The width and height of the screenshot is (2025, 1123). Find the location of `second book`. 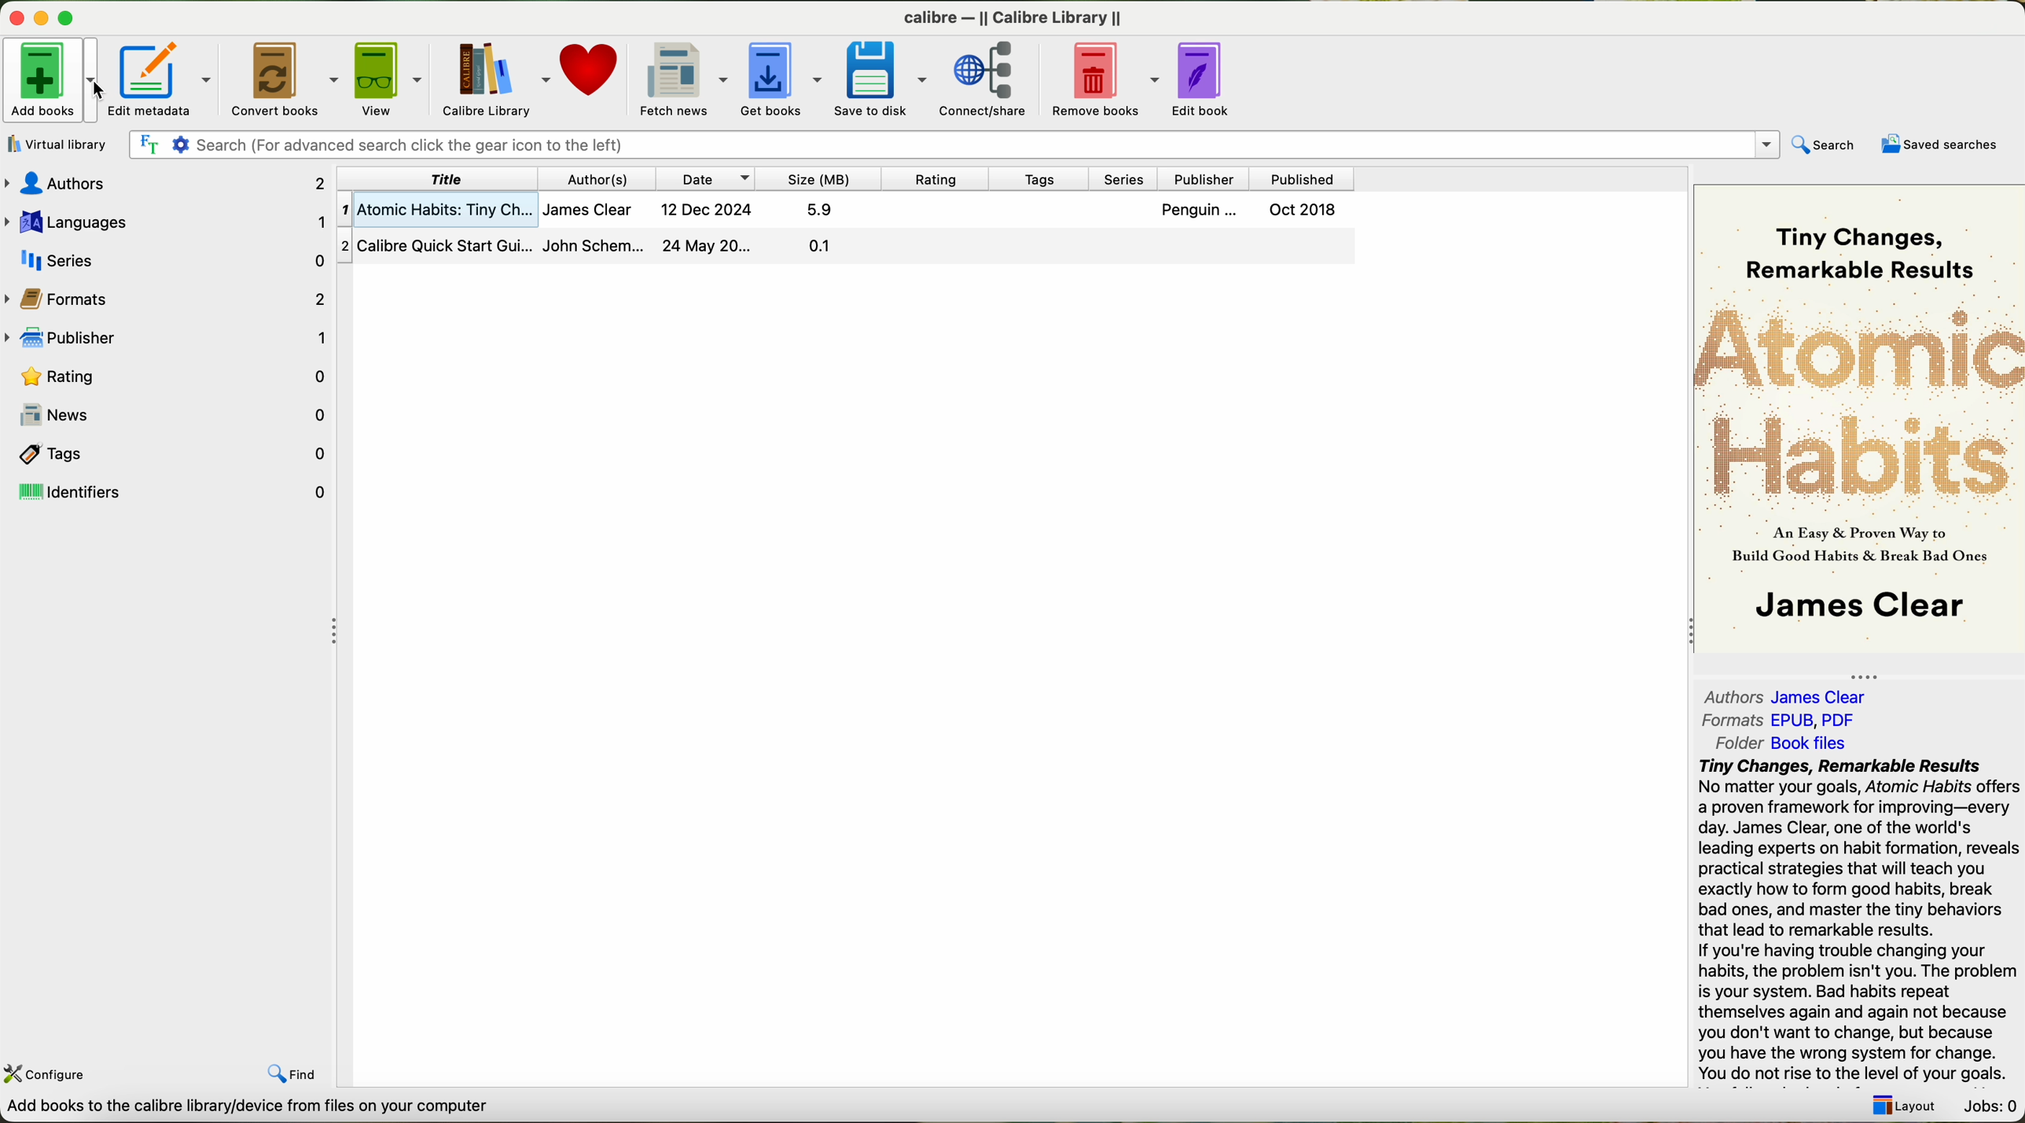

second book is located at coordinates (848, 248).